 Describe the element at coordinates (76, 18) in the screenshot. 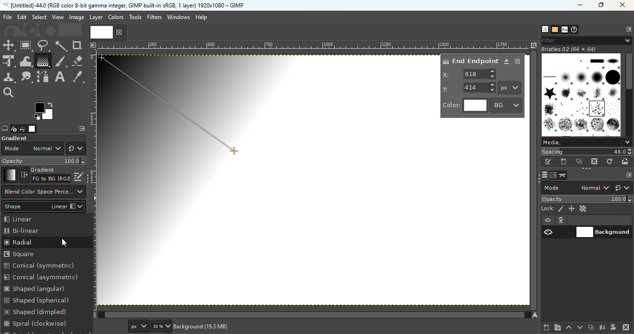

I see `Image` at that location.